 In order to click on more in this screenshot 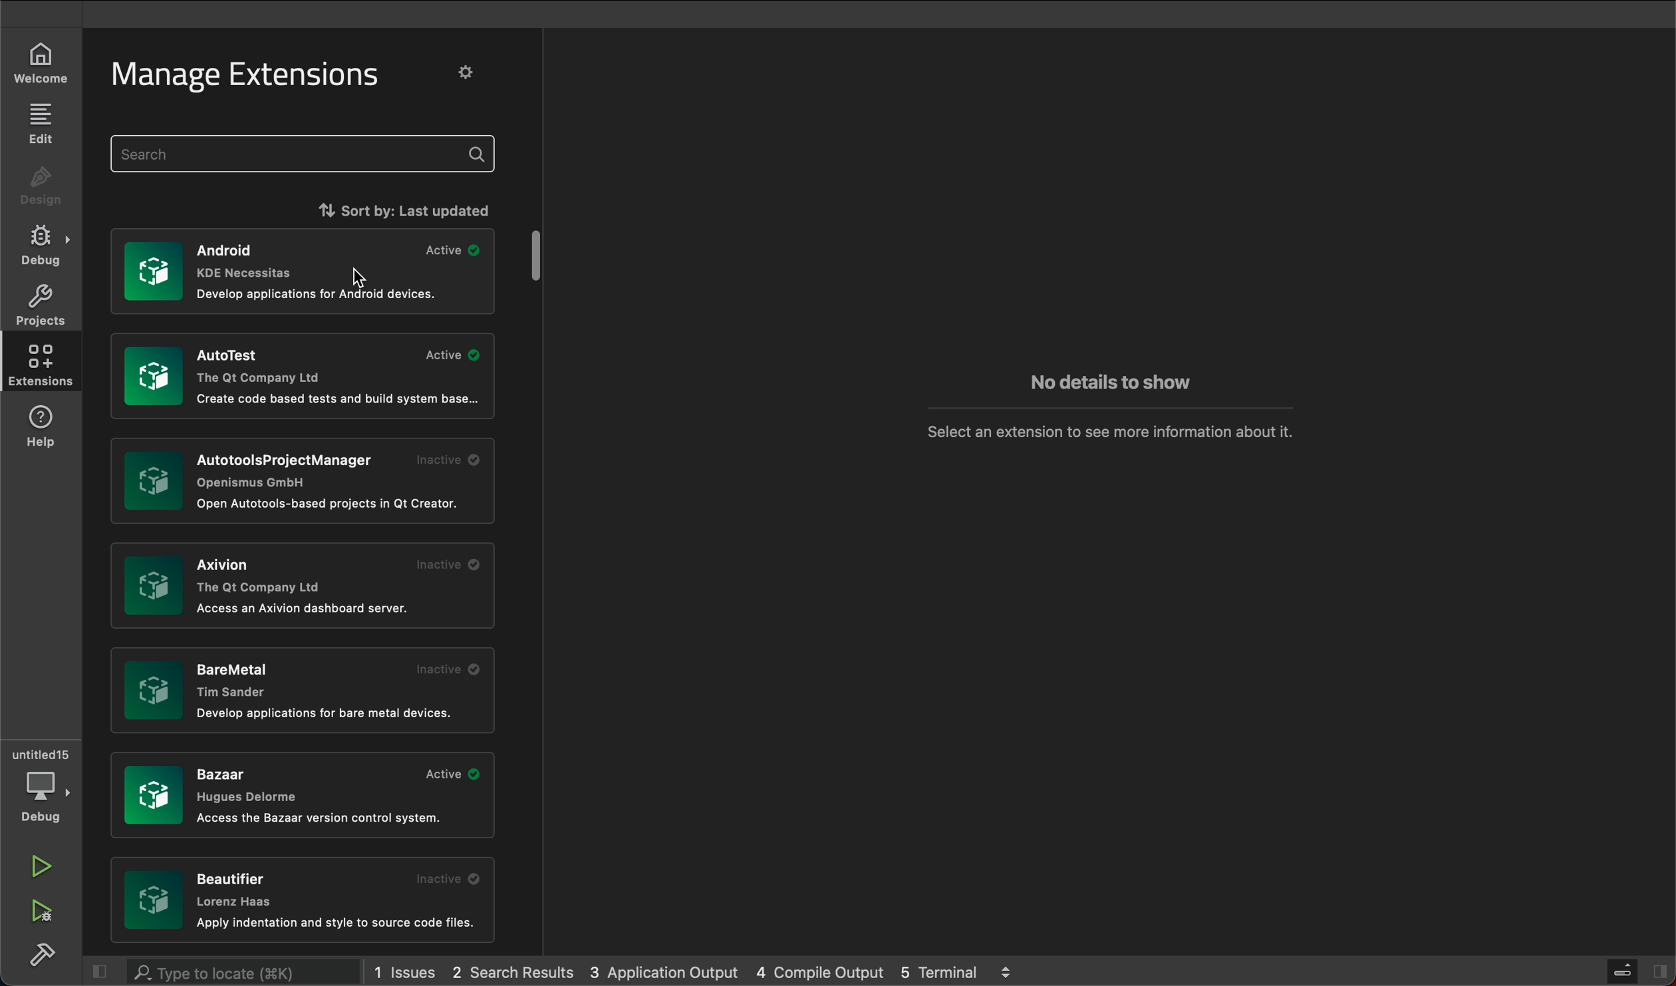, I will do `click(1006, 969)`.